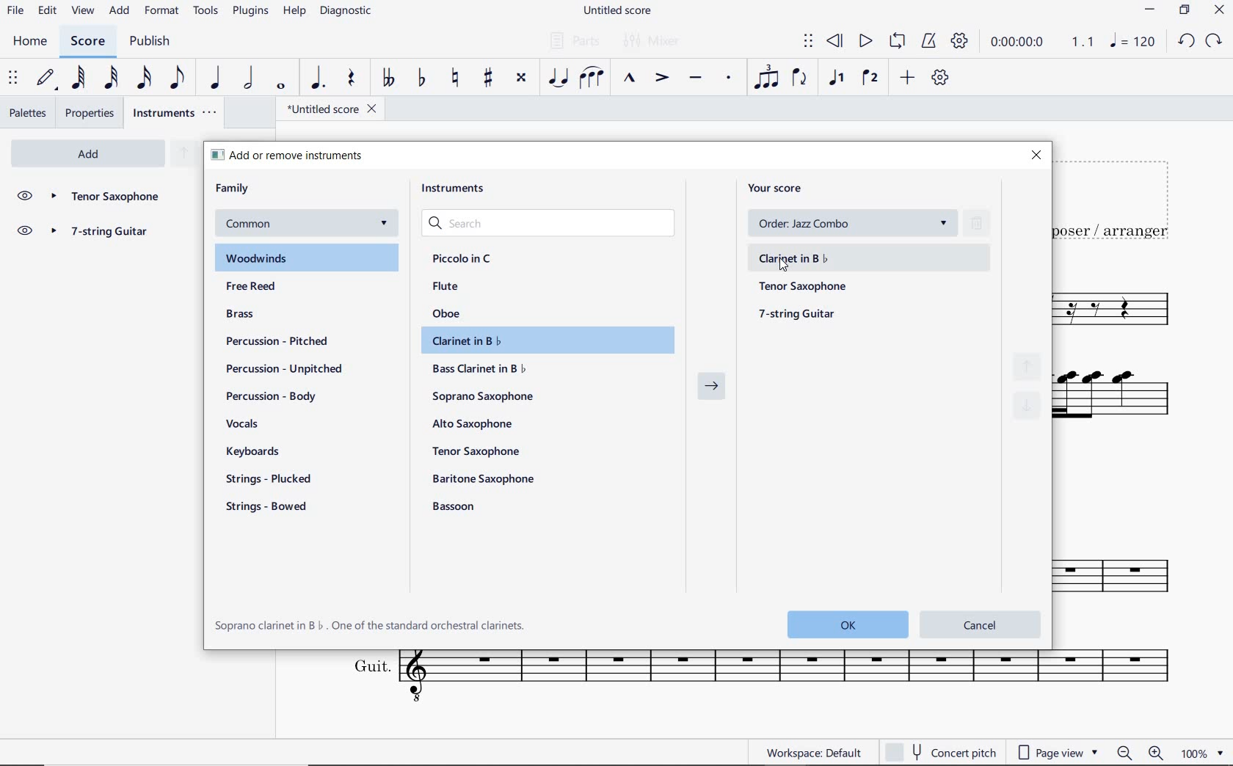 This screenshot has width=1233, height=766. Describe the element at coordinates (258, 453) in the screenshot. I see `keyboards` at that location.